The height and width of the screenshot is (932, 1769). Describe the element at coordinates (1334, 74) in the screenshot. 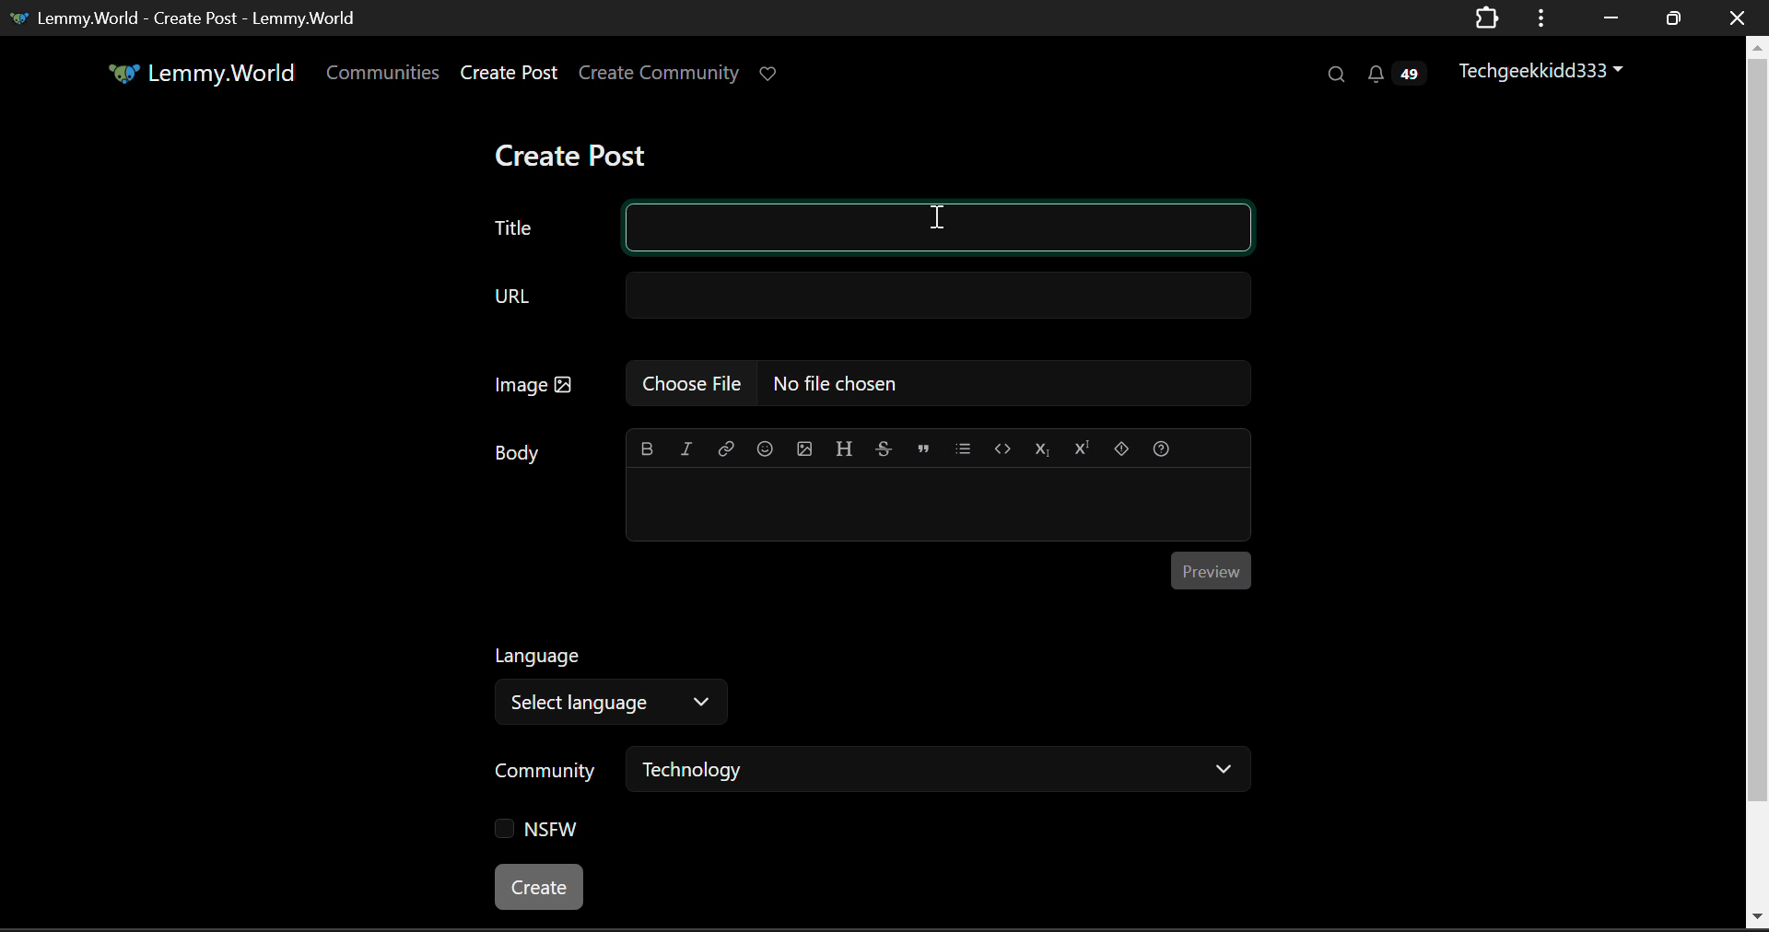

I see `Search` at that location.